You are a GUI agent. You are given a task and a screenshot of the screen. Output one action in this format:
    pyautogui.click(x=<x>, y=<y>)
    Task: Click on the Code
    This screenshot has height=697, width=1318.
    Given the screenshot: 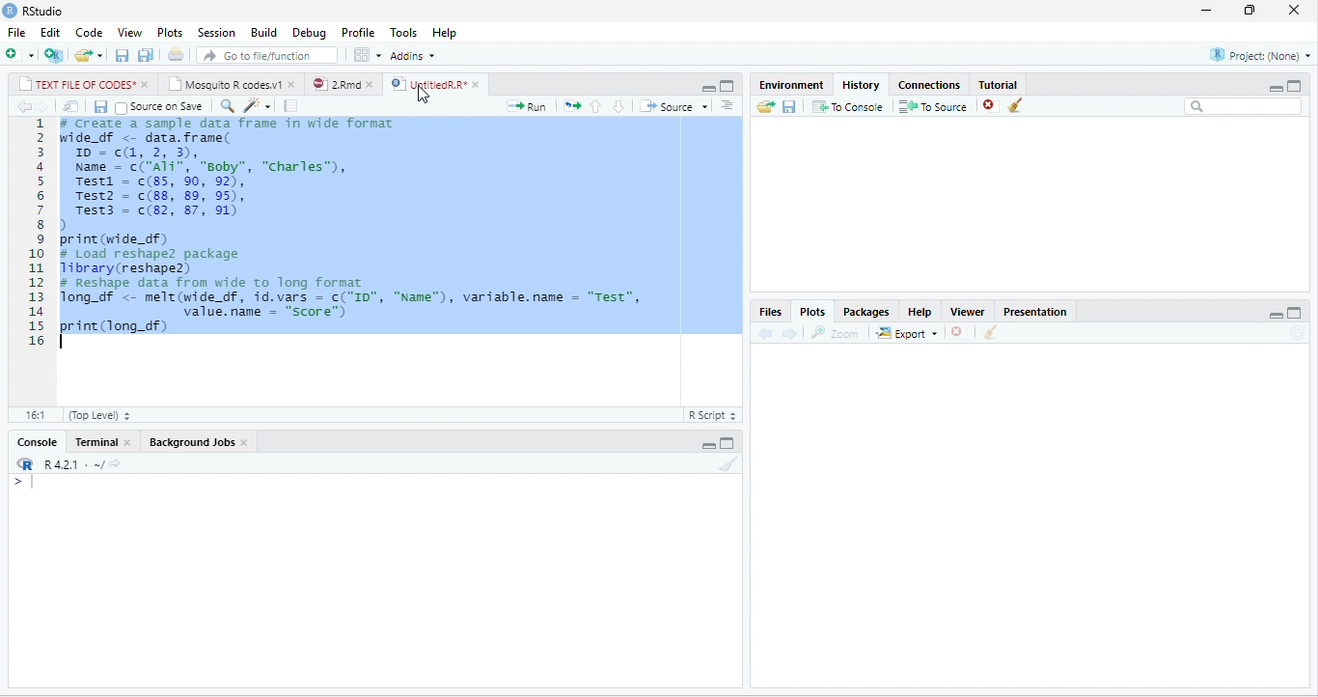 What is the action you would take?
    pyautogui.click(x=89, y=33)
    